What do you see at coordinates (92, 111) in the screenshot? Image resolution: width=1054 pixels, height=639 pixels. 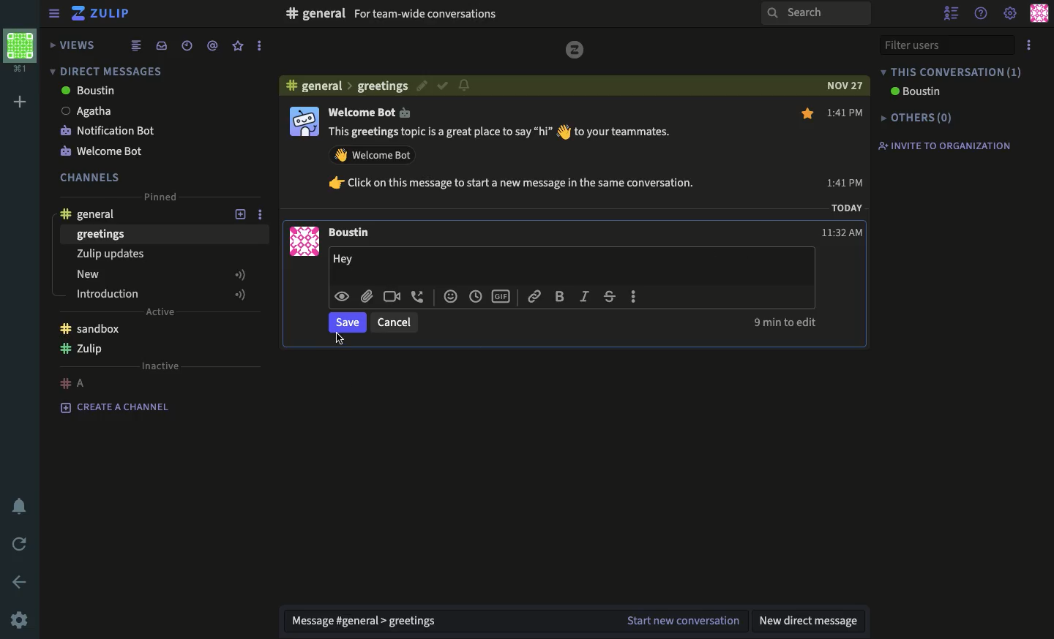 I see `Agatha` at bounding box center [92, 111].